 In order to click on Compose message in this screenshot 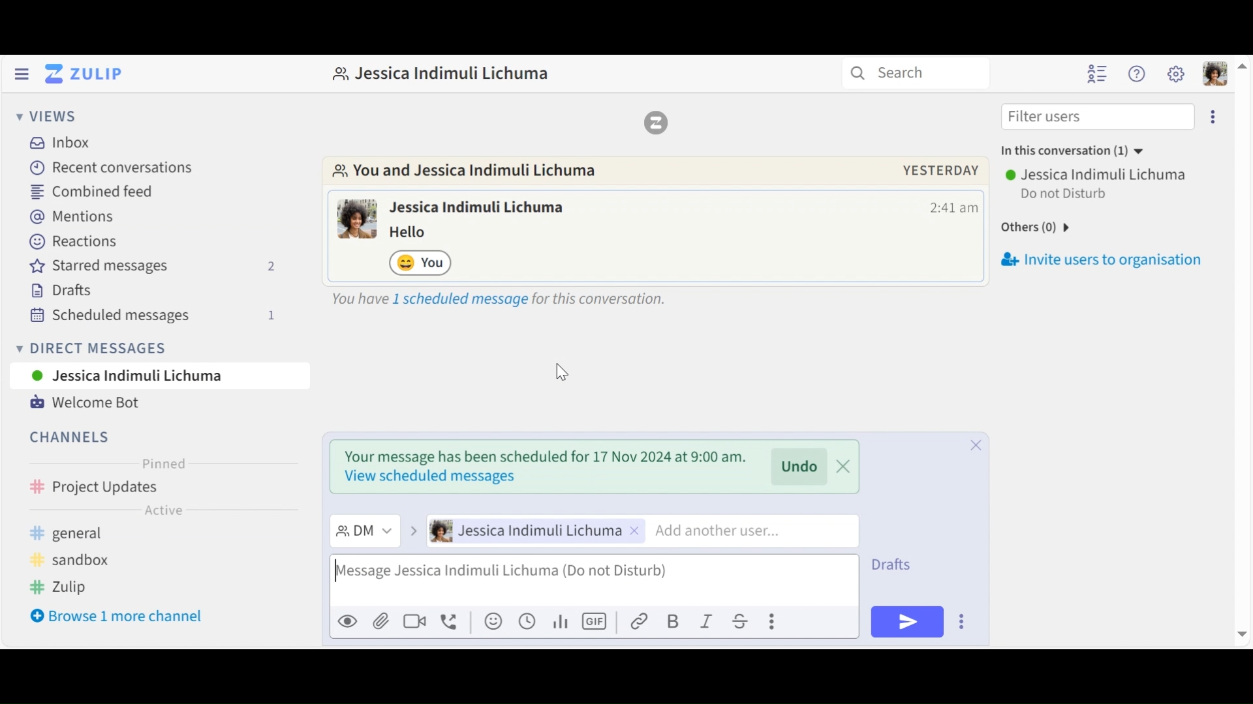, I will do `click(592, 581)`.